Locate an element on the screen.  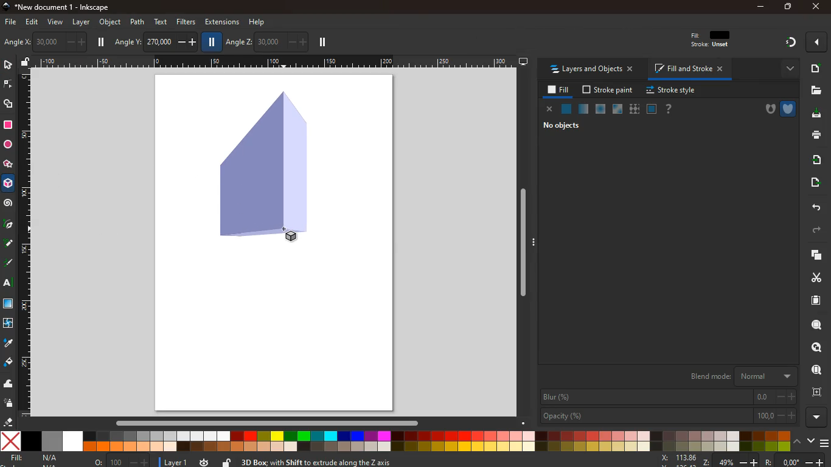
search is located at coordinates (814, 326).